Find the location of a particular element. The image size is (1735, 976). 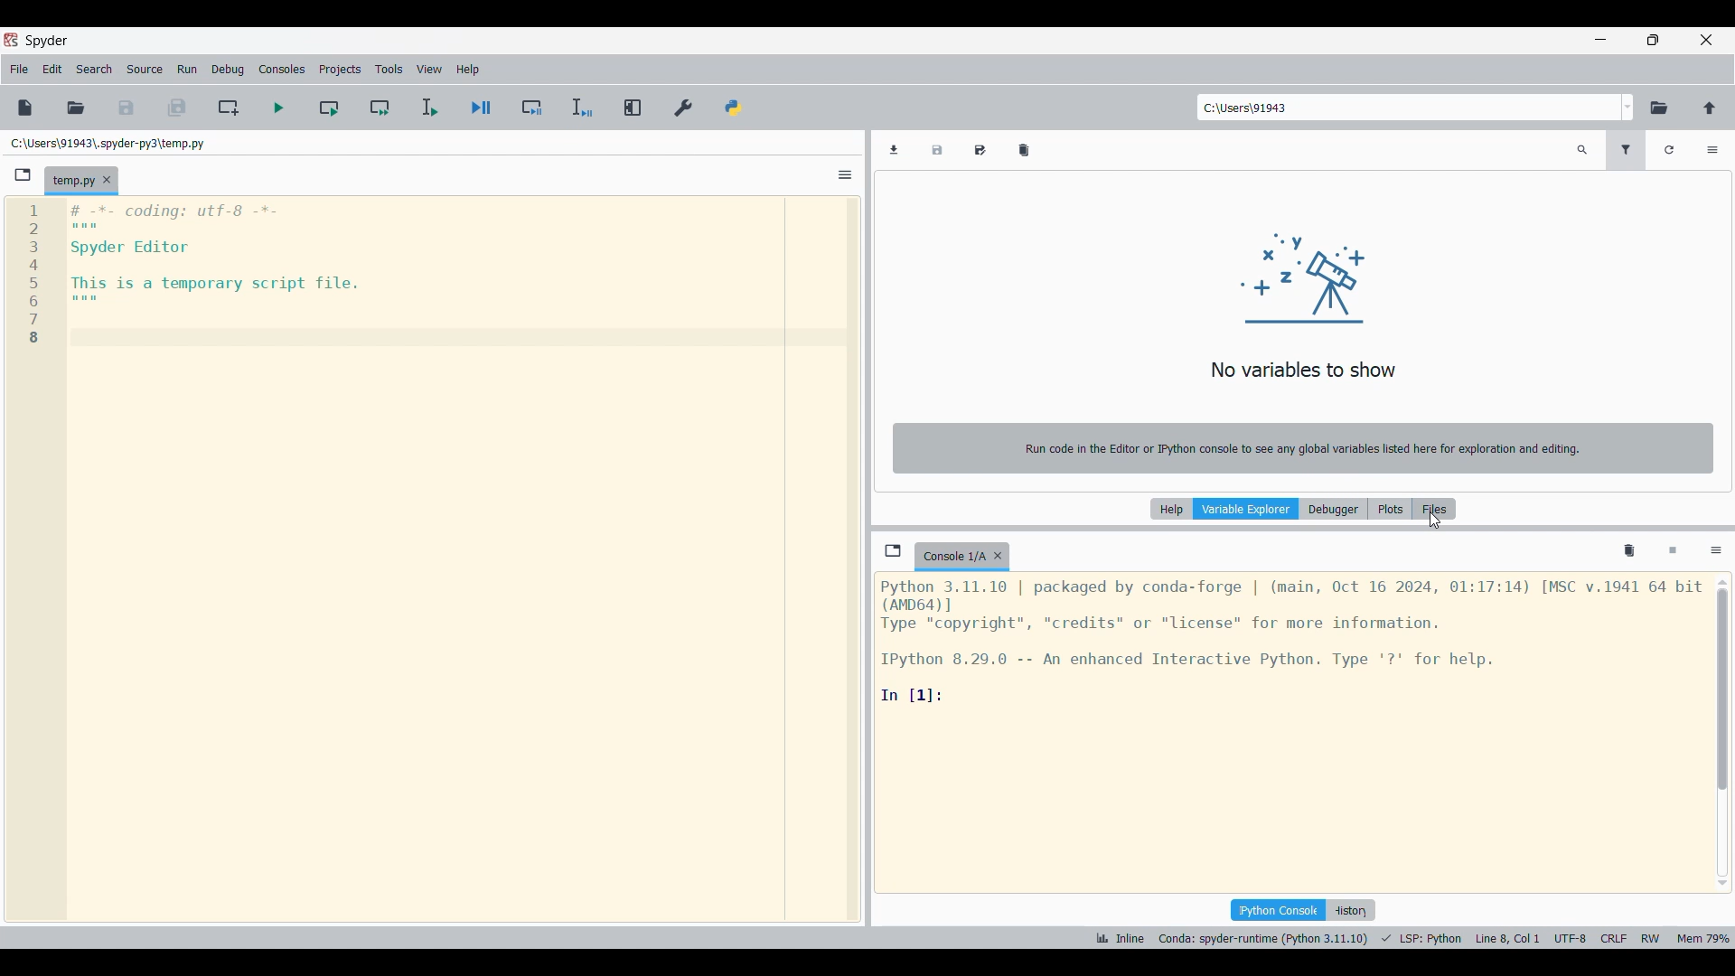

File menu is located at coordinates (19, 70).